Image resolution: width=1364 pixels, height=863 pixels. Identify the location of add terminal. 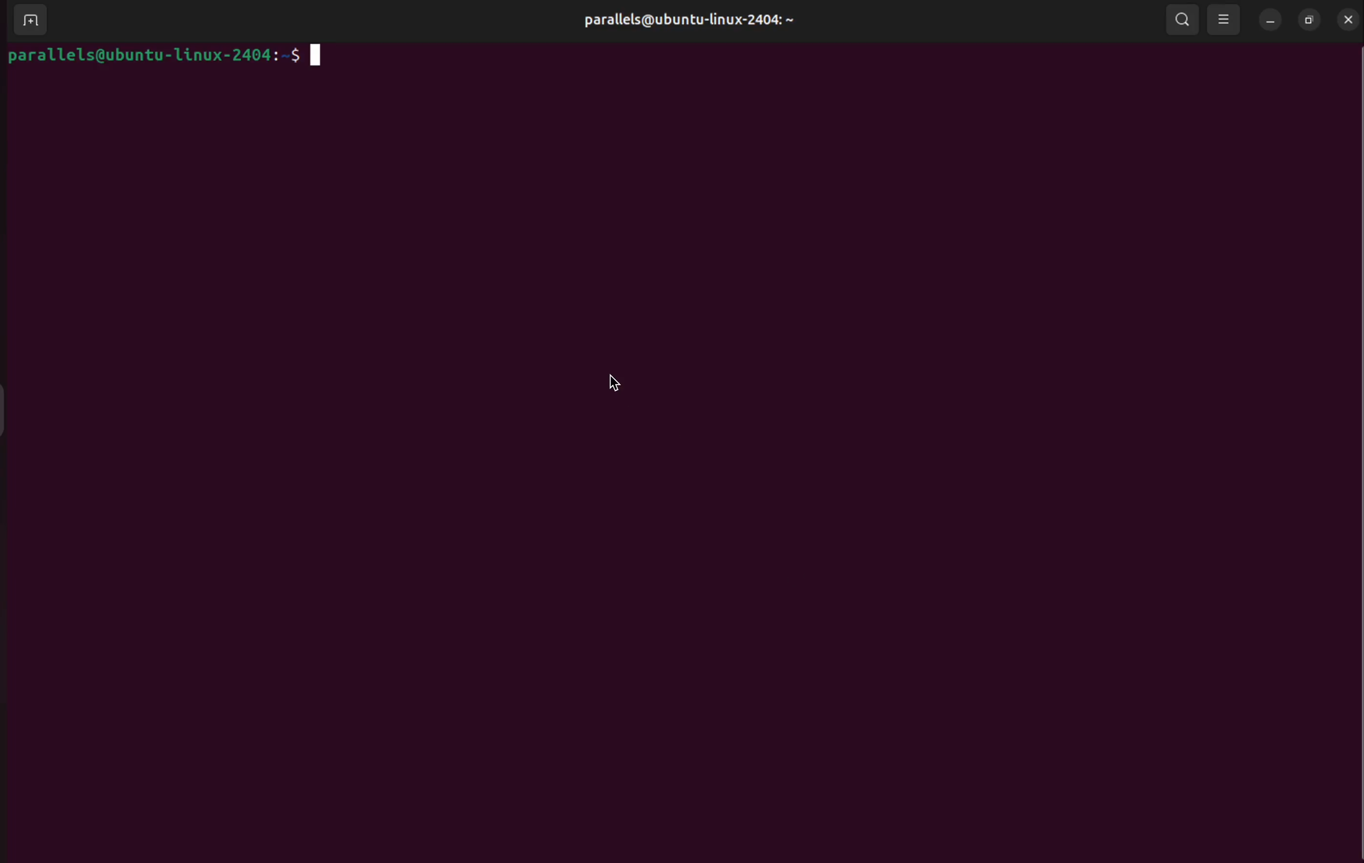
(30, 19).